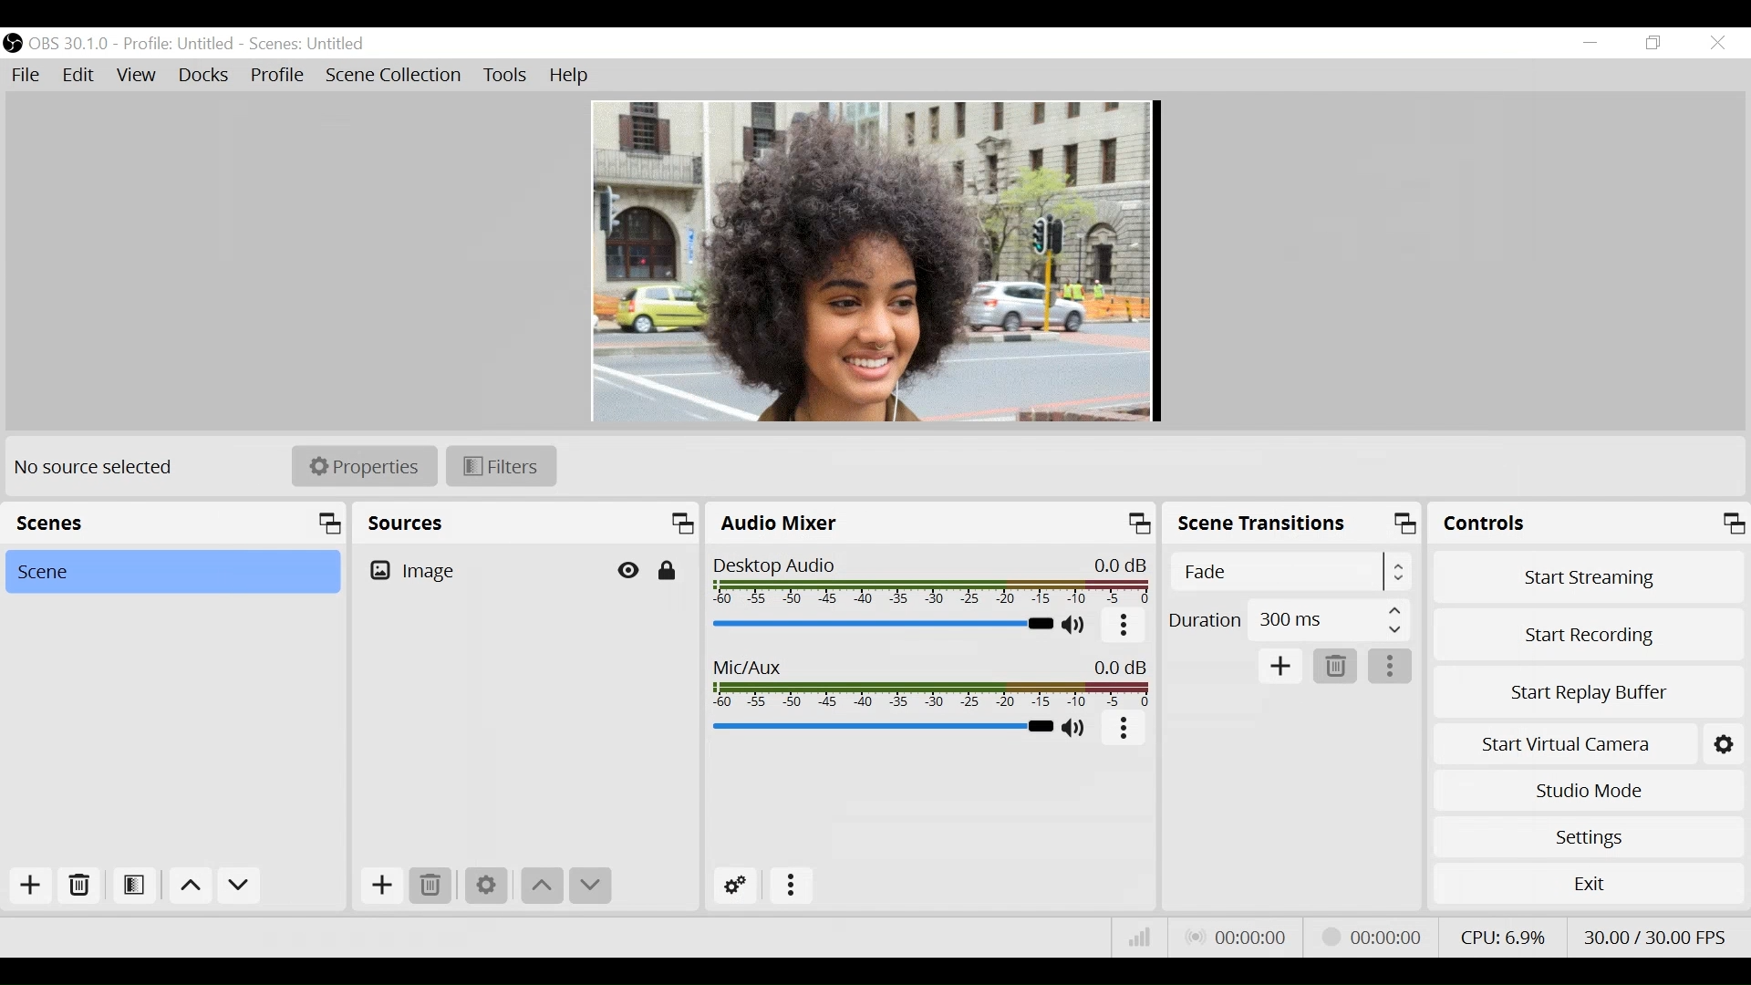  I want to click on Start Virtual Camera Settings, so click(1726, 744).